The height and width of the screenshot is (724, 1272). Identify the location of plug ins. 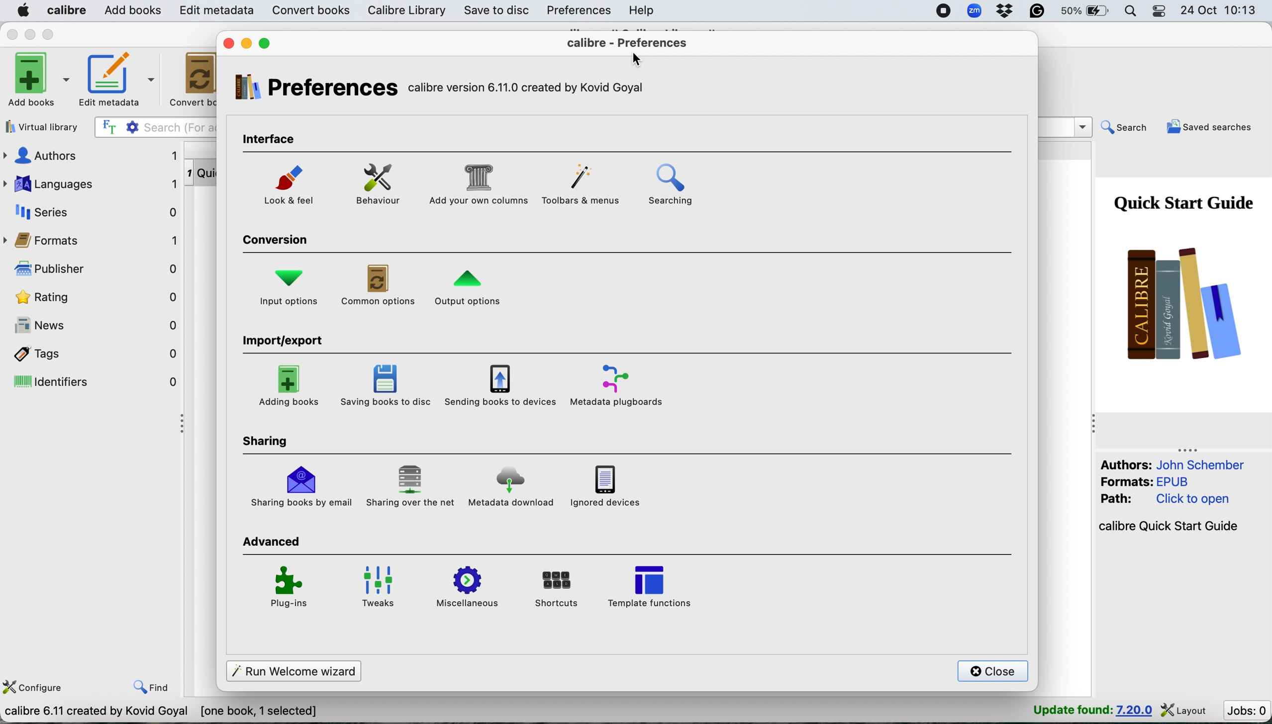
(290, 588).